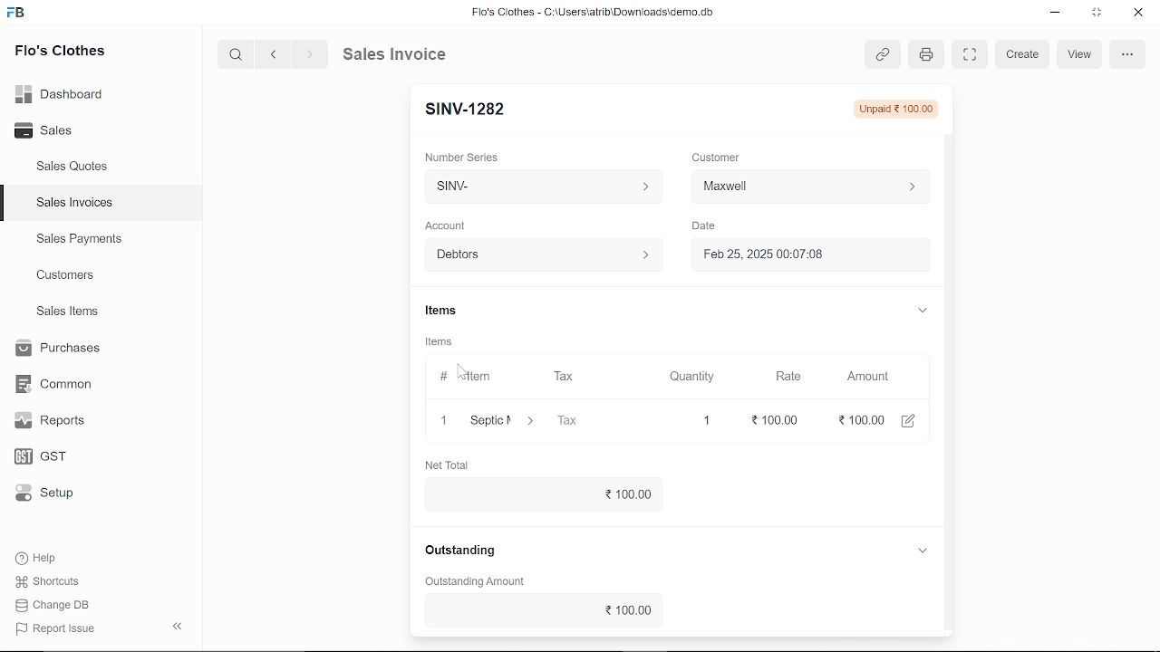 The image size is (1160, 652). What do you see at coordinates (498, 421) in the screenshot?
I see `septic maintenance` at bounding box center [498, 421].